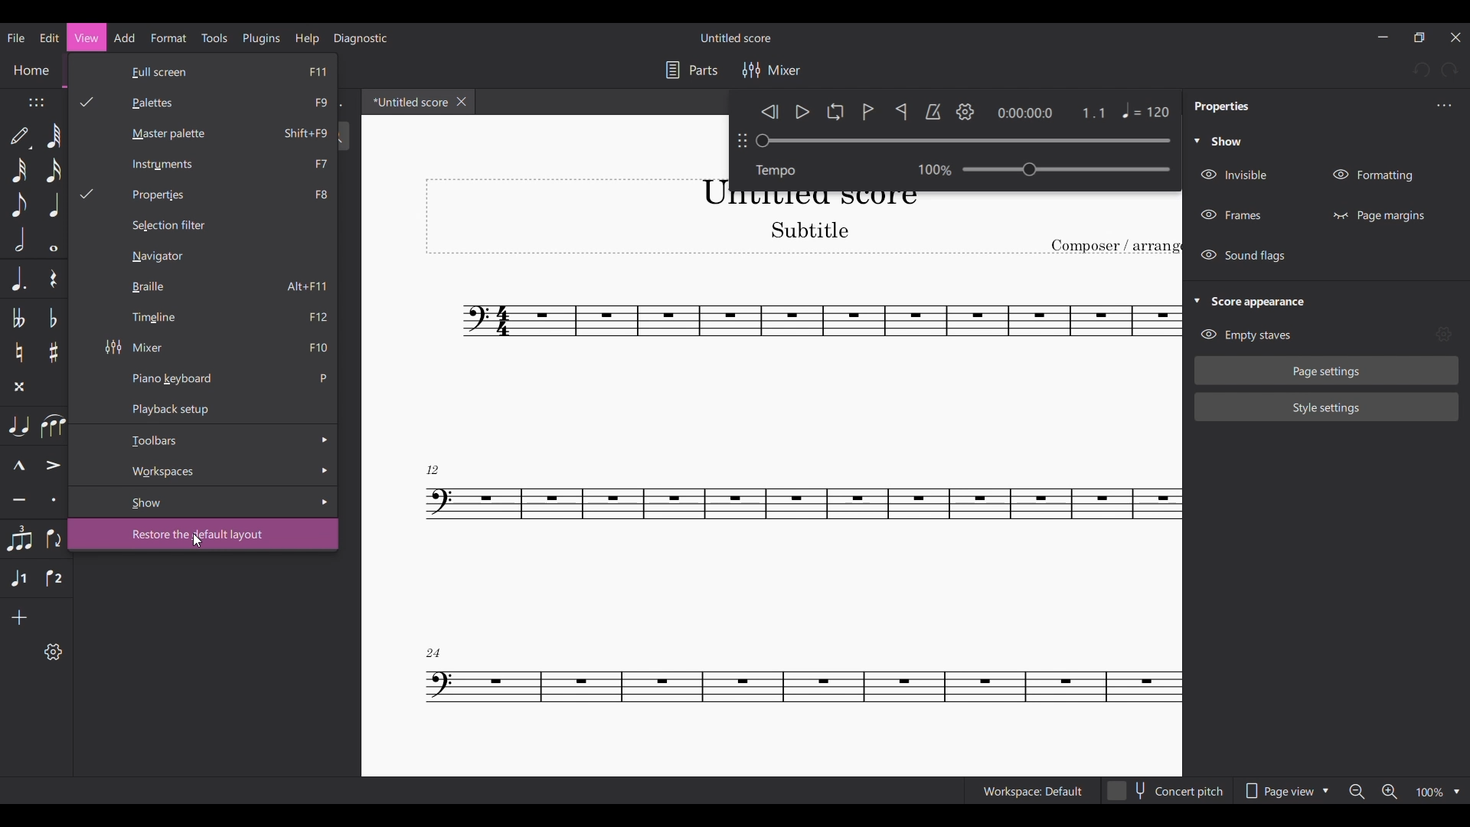  What do you see at coordinates (54, 170) in the screenshot?
I see `16th note` at bounding box center [54, 170].